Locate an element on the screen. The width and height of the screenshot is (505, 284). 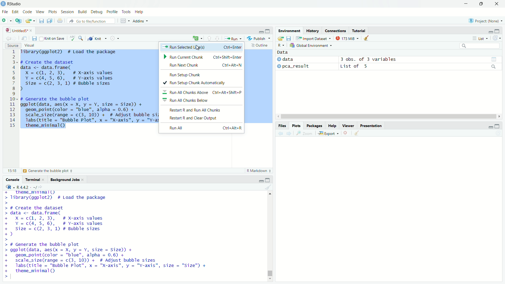
tools is located at coordinates (127, 12).